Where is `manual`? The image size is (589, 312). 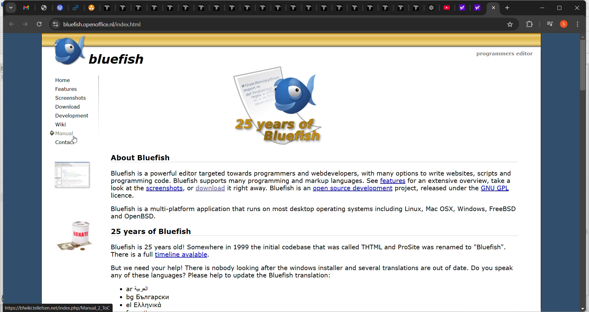
manual is located at coordinates (64, 134).